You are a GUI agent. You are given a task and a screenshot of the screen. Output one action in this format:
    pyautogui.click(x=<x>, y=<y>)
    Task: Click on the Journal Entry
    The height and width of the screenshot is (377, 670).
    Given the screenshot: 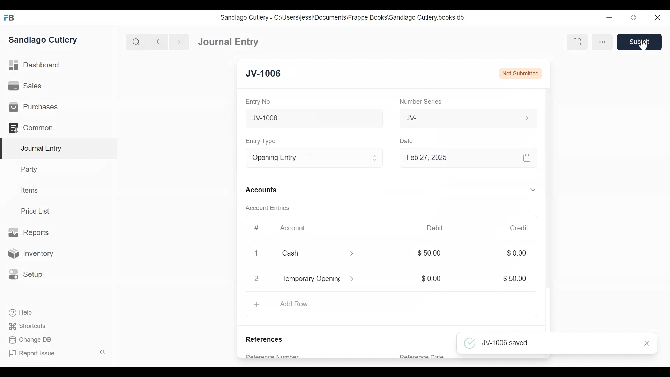 What is the action you would take?
    pyautogui.click(x=57, y=149)
    